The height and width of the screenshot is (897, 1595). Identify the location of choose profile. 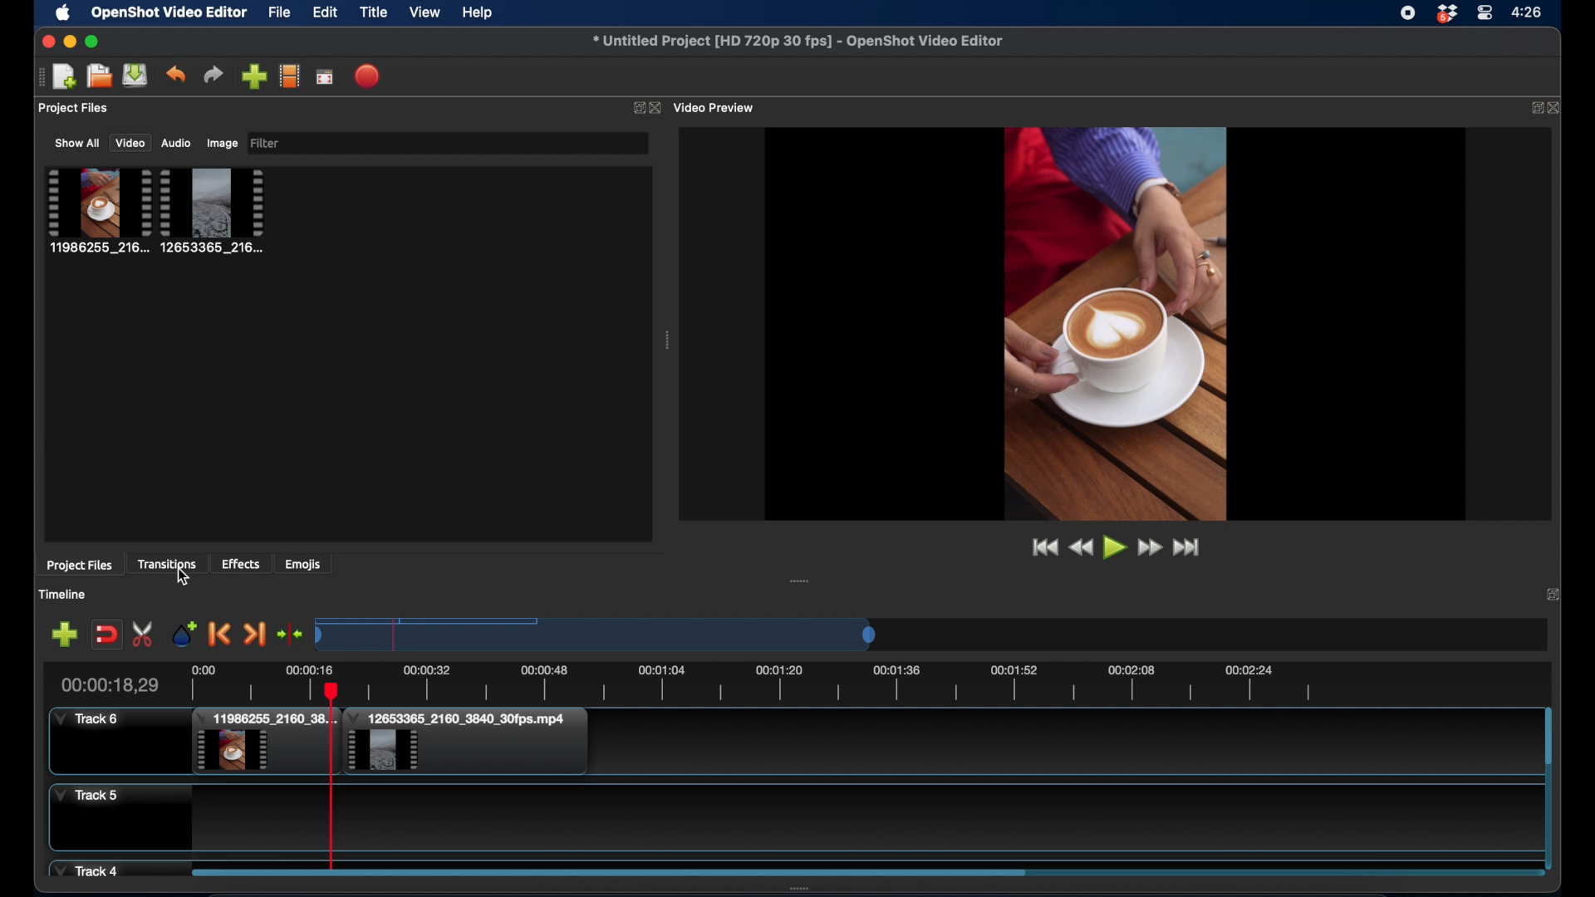
(289, 76).